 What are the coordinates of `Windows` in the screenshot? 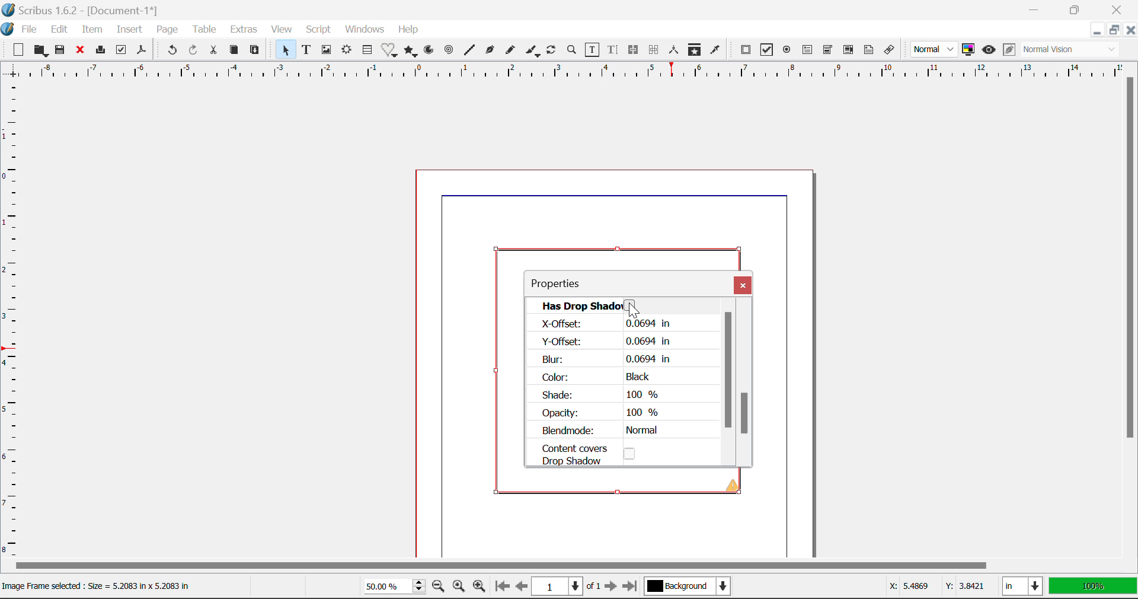 It's located at (365, 30).